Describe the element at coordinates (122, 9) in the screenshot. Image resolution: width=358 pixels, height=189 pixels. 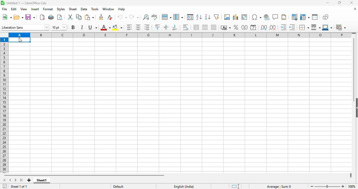
I see `help` at that location.